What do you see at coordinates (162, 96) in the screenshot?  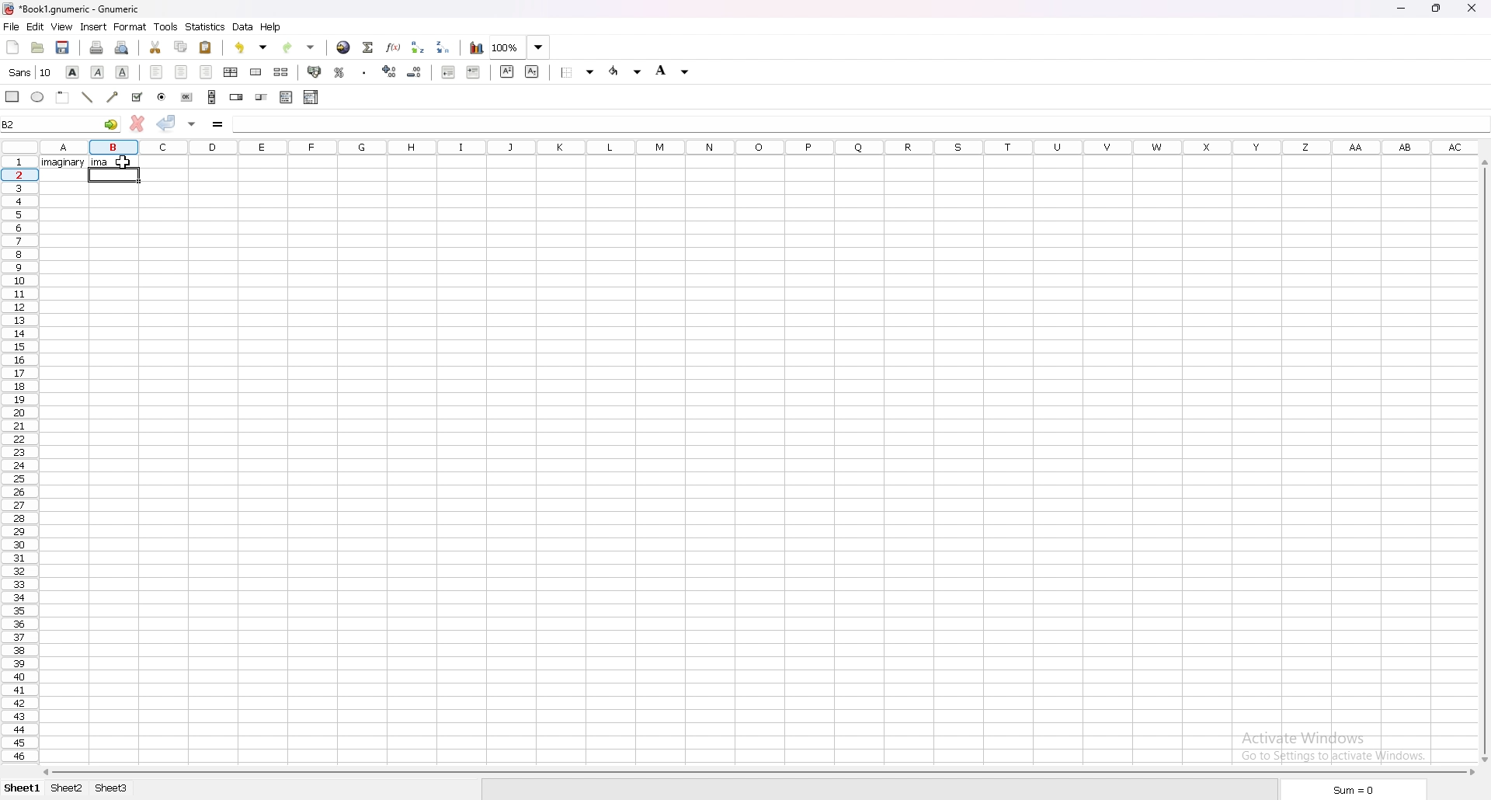 I see `radio button` at bounding box center [162, 96].